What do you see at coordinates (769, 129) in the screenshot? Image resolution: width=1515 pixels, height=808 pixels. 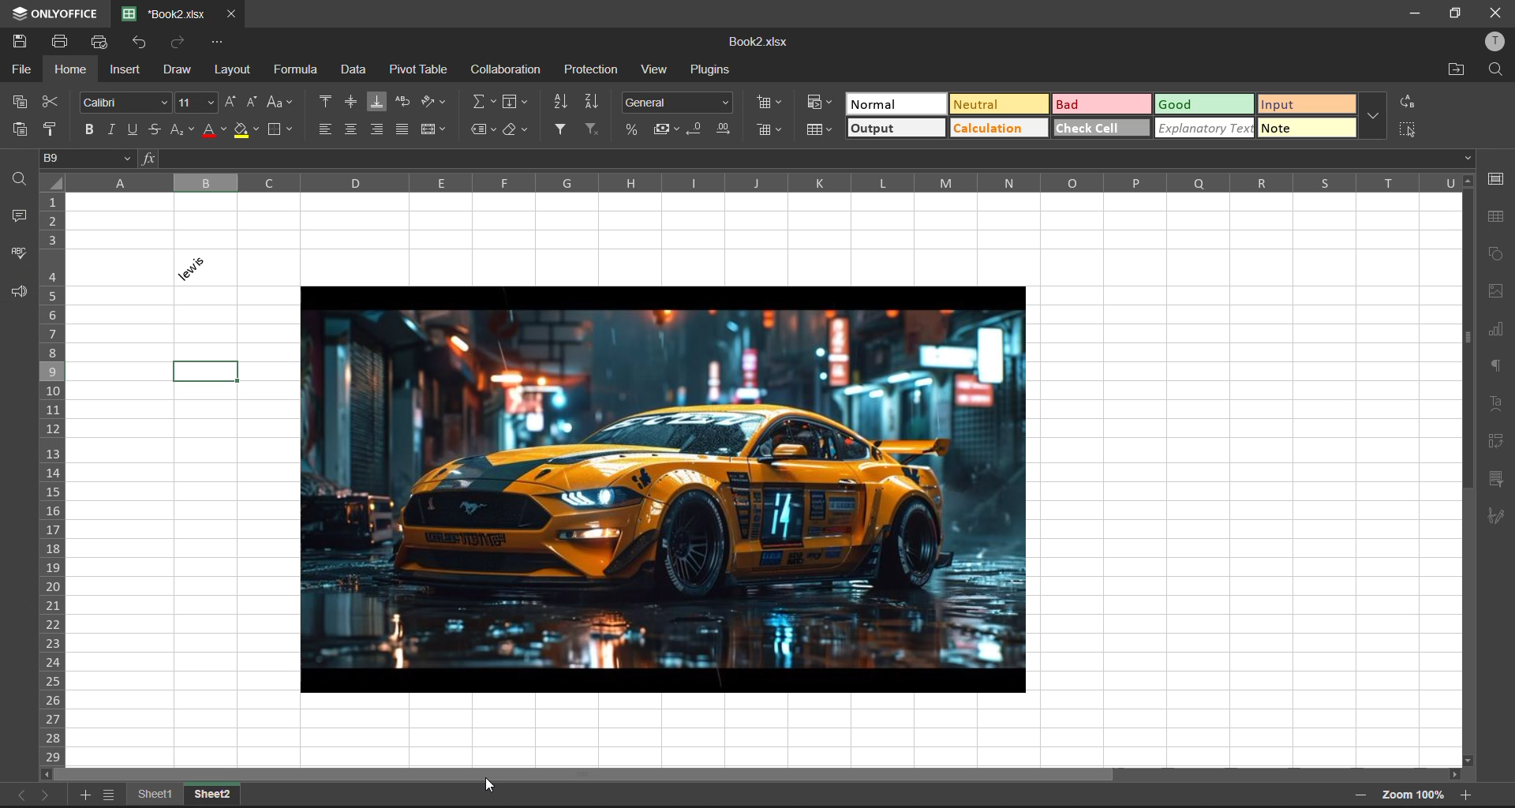 I see `delete cells` at bounding box center [769, 129].